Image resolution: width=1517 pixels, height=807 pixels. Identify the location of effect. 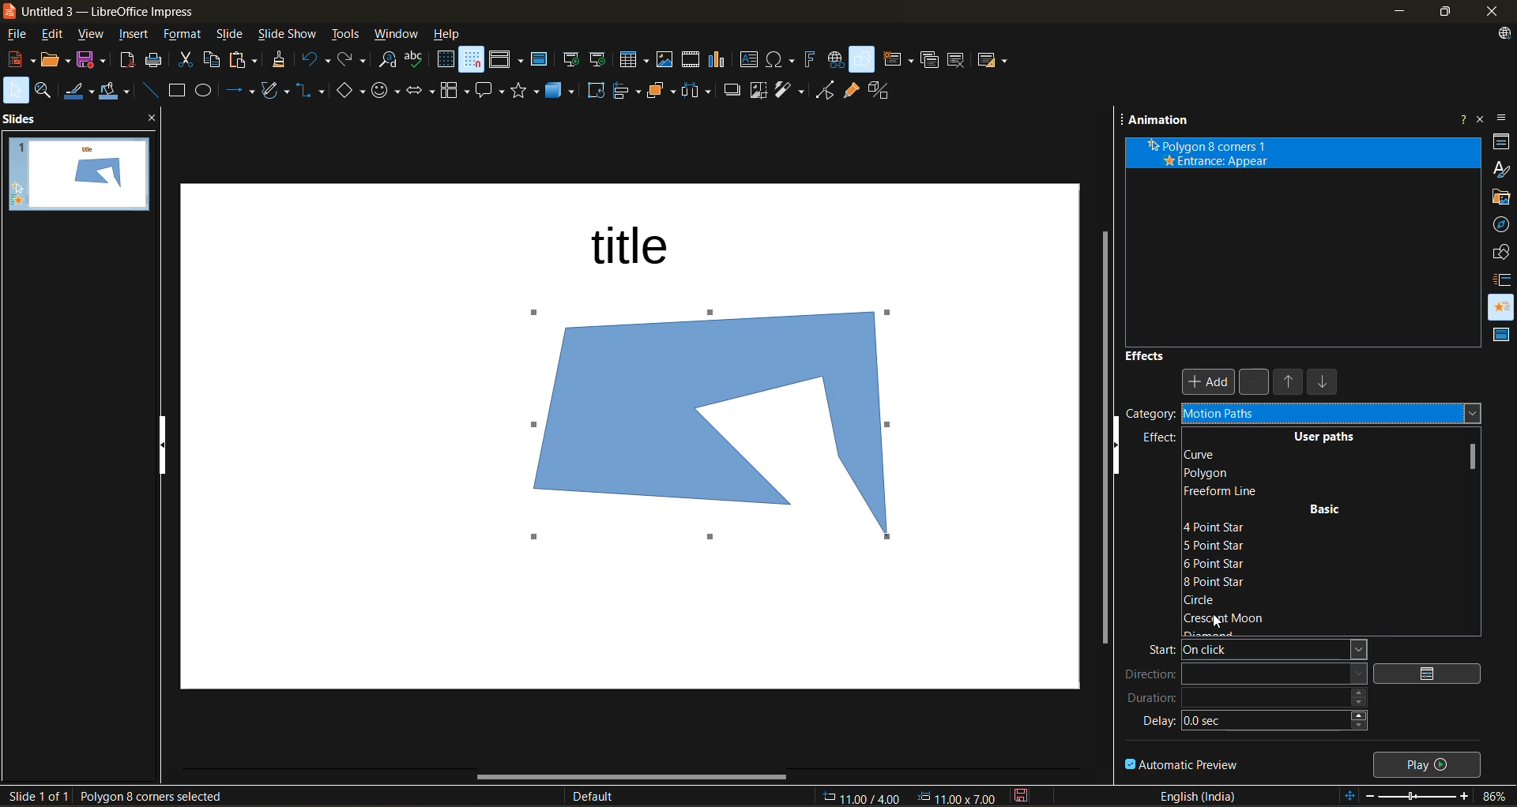
(1156, 440).